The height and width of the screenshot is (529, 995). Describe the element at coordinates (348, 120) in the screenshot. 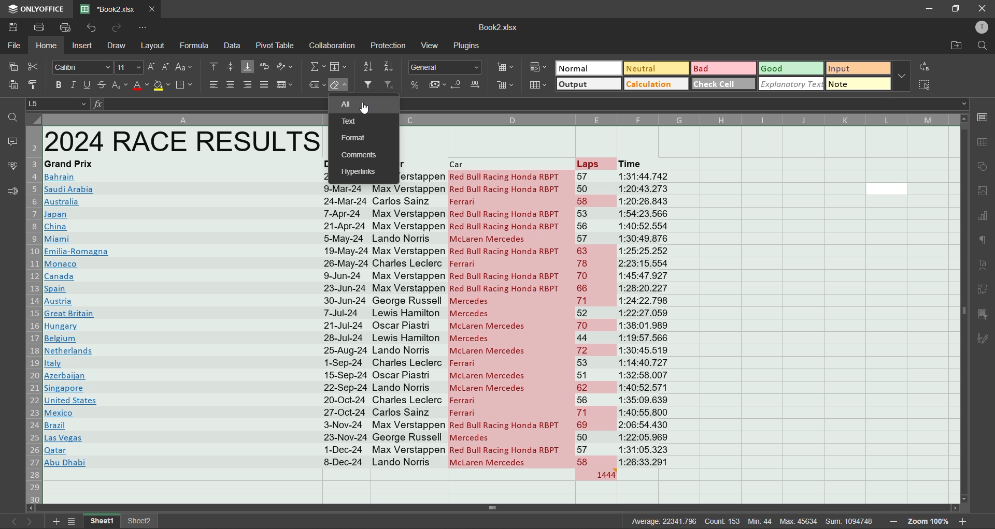

I see `text` at that location.